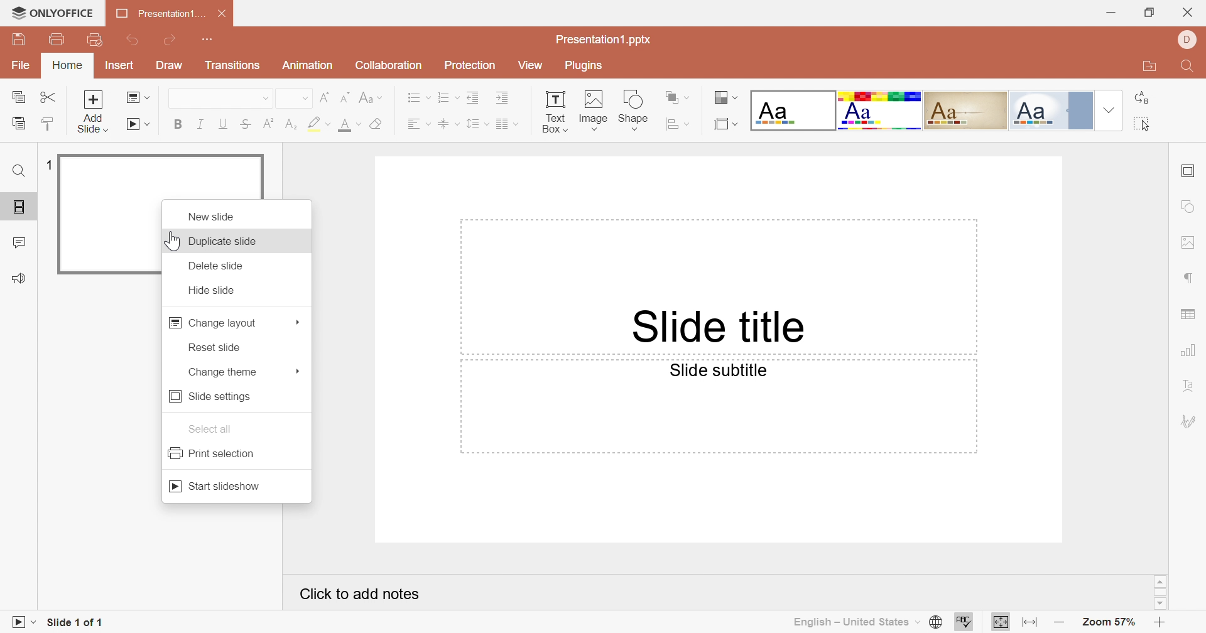  What do you see at coordinates (555, 109) in the screenshot?
I see `text box` at bounding box center [555, 109].